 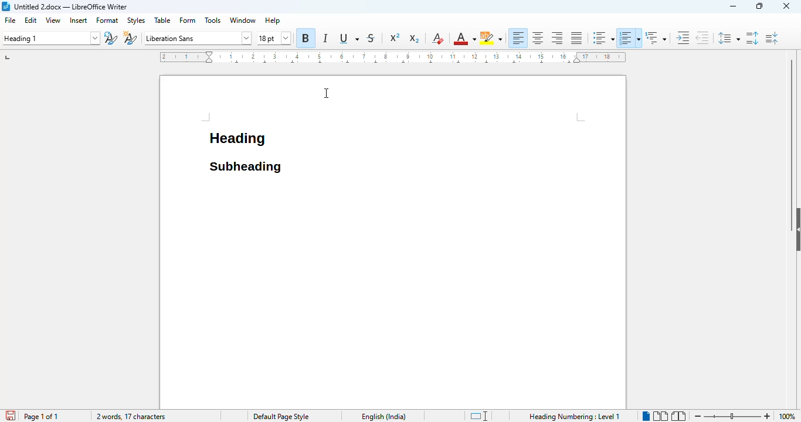 I want to click on single-page view, so click(x=646, y=415).